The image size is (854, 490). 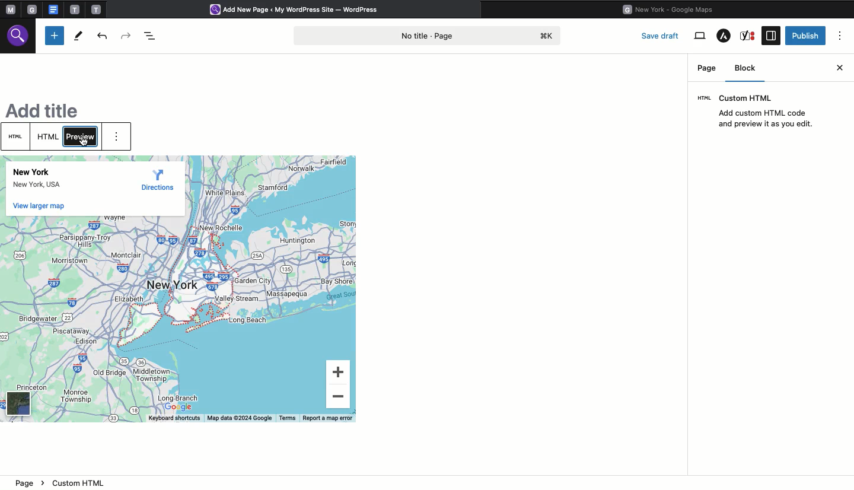 What do you see at coordinates (78, 36) in the screenshot?
I see `Tools` at bounding box center [78, 36].